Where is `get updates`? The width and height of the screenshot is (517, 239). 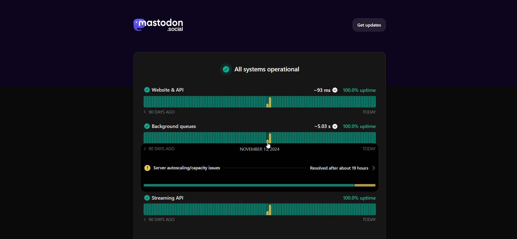 get updates is located at coordinates (369, 25).